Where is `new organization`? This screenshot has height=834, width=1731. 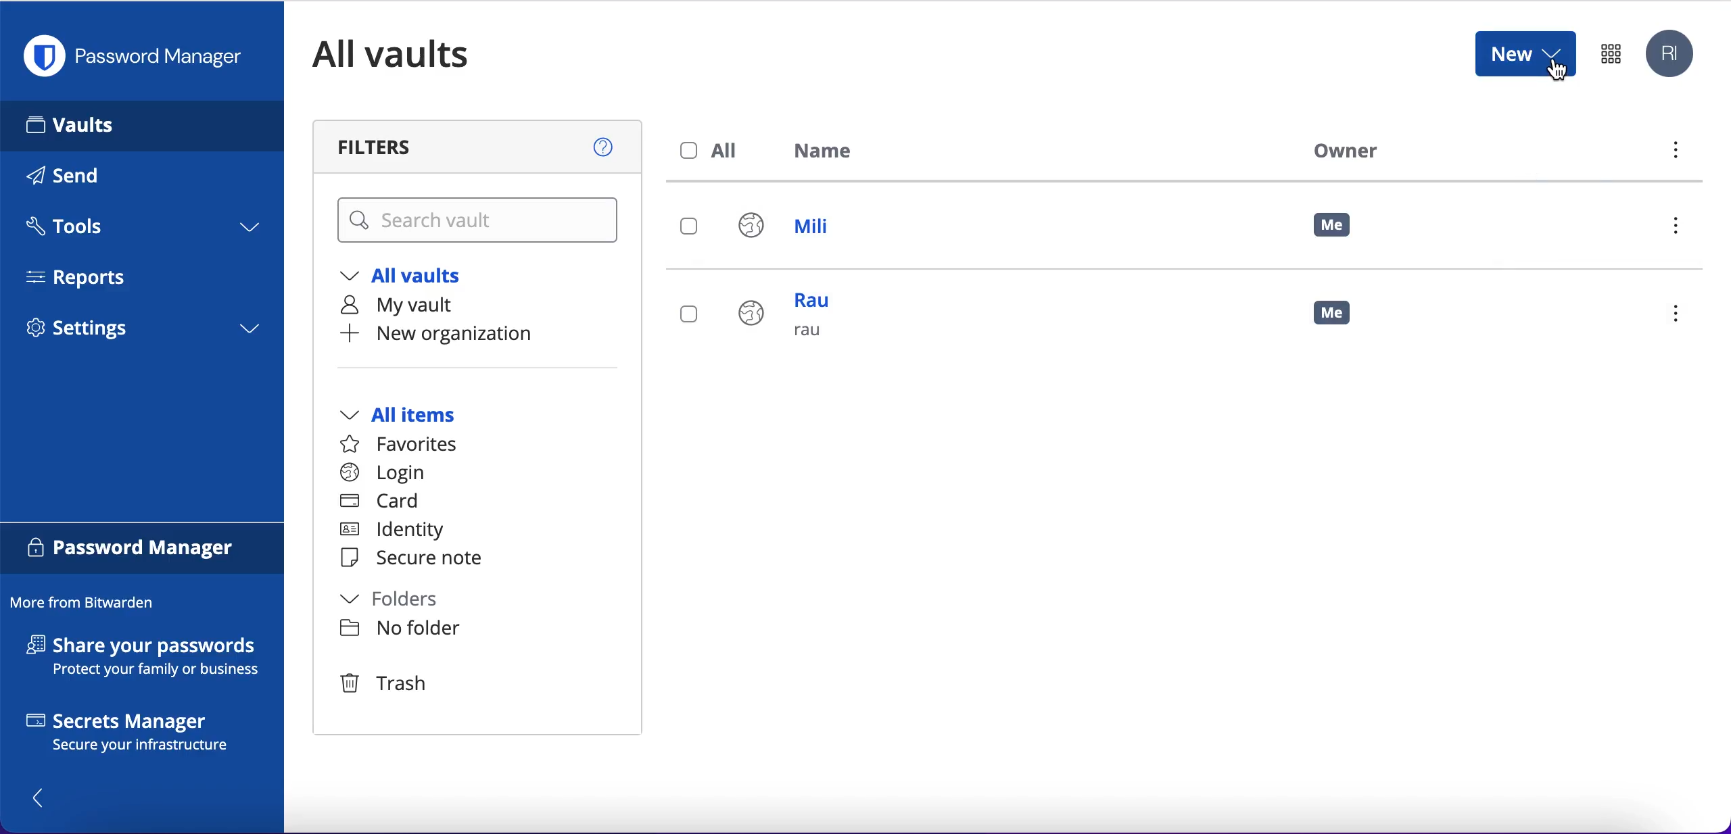 new organization is located at coordinates (465, 334).